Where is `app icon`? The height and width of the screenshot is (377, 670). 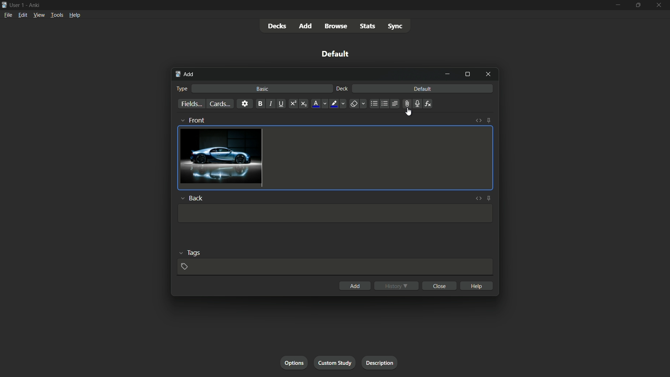 app icon is located at coordinates (4, 5).